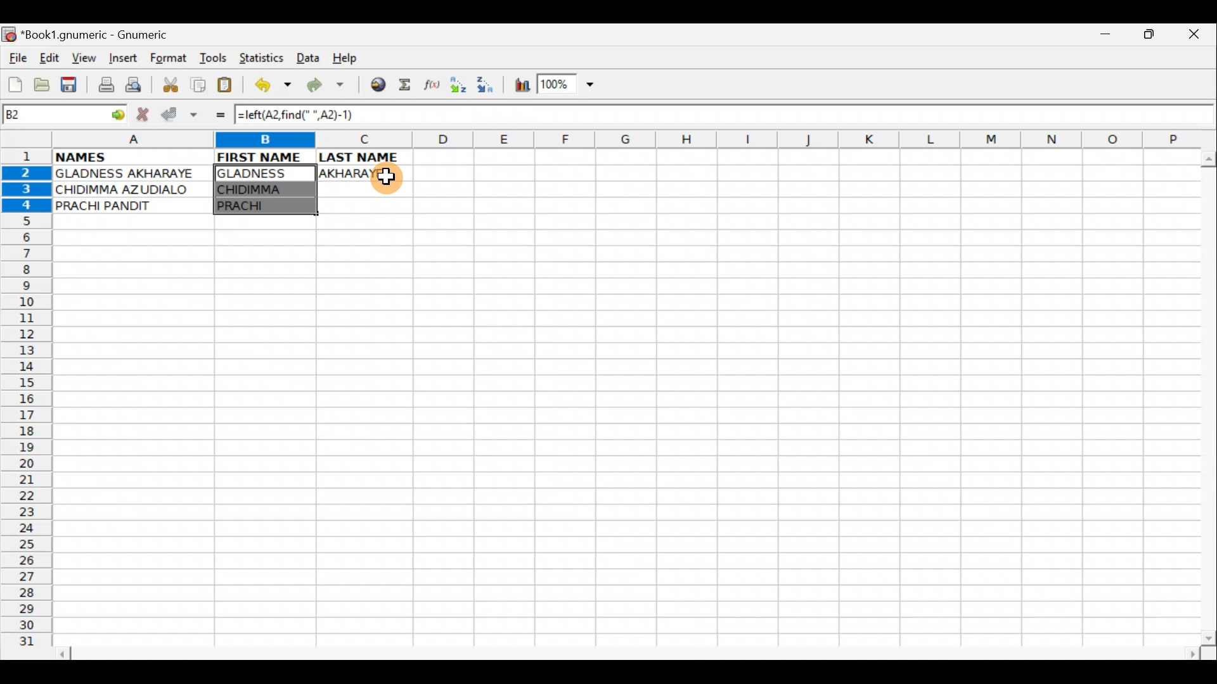 This screenshot has height=684, width=1217. I want to click on Accept change, so click(179, 115).